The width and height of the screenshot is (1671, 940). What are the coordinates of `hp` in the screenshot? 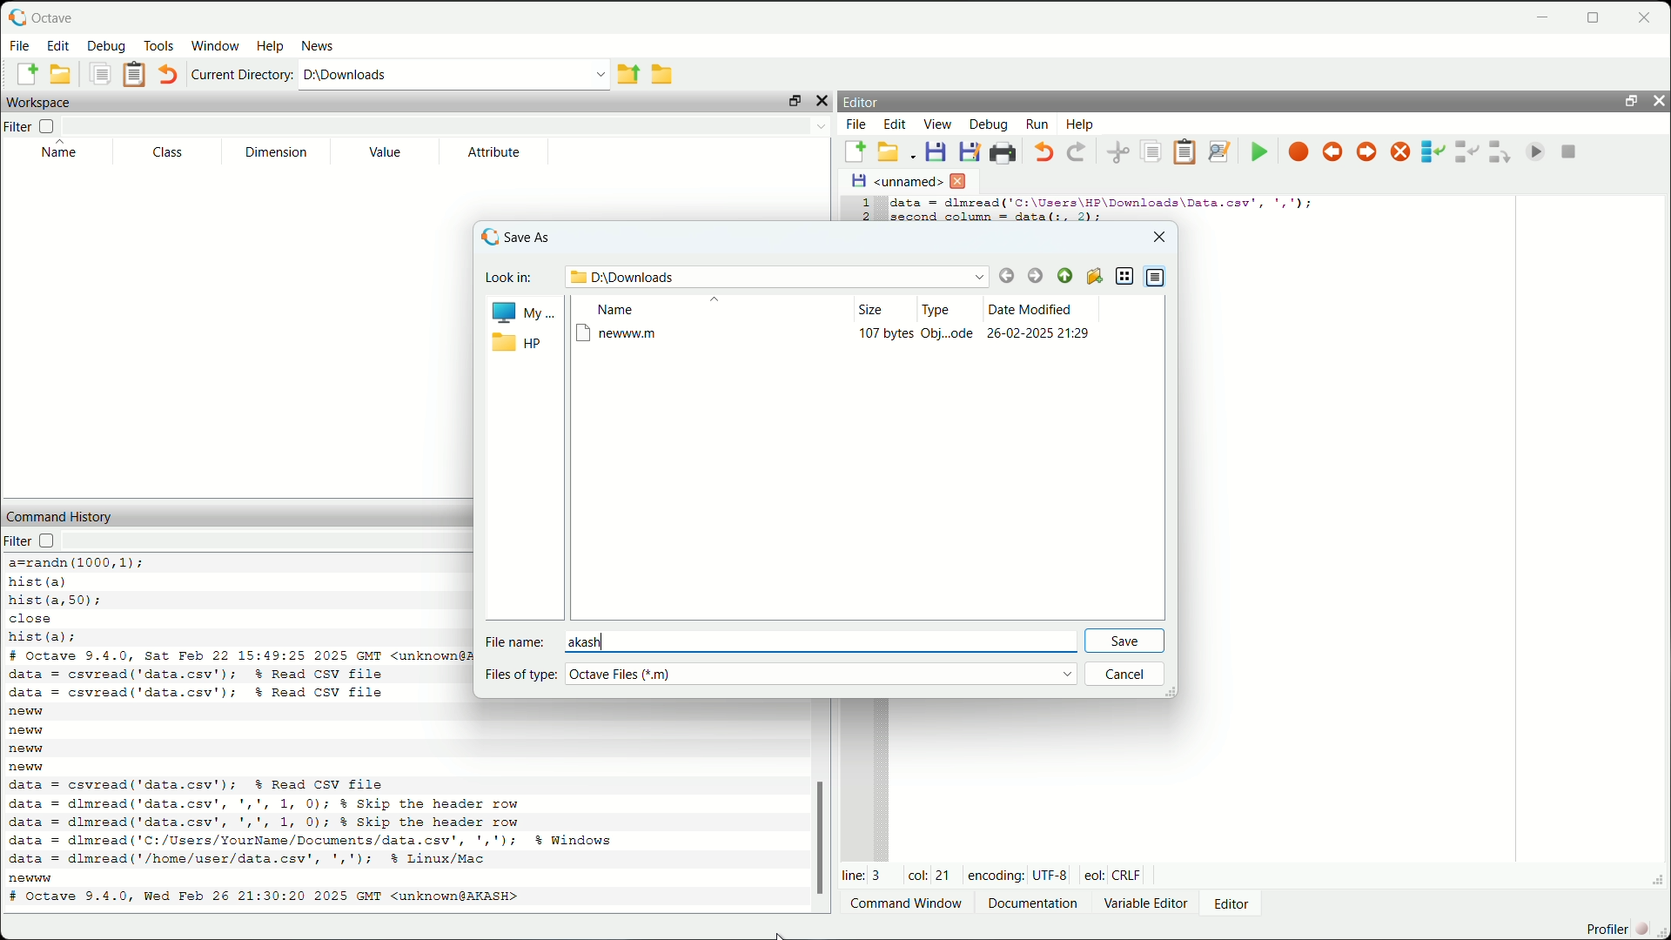 It's located at (517, 346).